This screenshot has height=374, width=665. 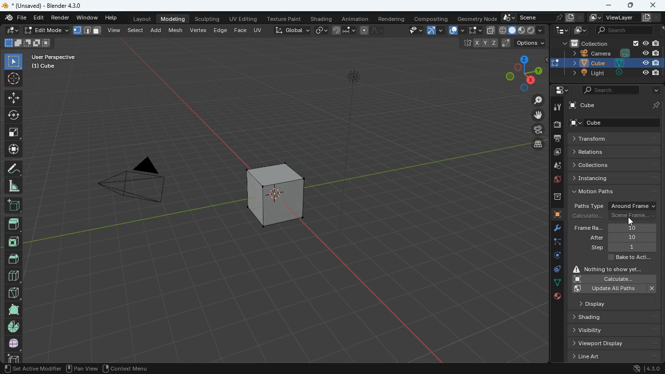 I want to click on print, so click(x=557, y=139).